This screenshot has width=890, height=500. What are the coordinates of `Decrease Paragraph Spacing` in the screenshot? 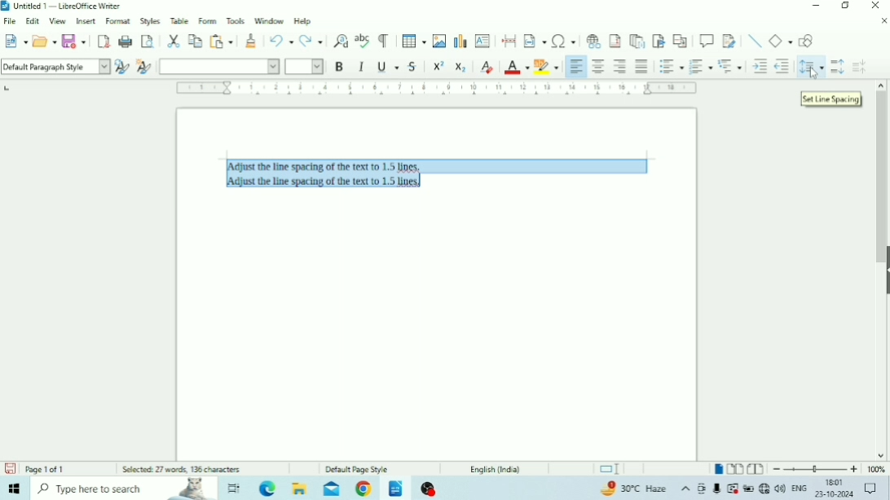 It's located at (859, 68).